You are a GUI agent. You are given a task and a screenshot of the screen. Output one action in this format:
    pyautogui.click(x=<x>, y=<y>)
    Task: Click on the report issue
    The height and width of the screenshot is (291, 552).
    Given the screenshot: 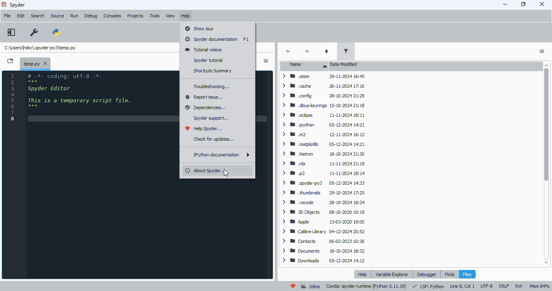 What is the action you would take?
    pyautogui.click(x=204, y=97)
    